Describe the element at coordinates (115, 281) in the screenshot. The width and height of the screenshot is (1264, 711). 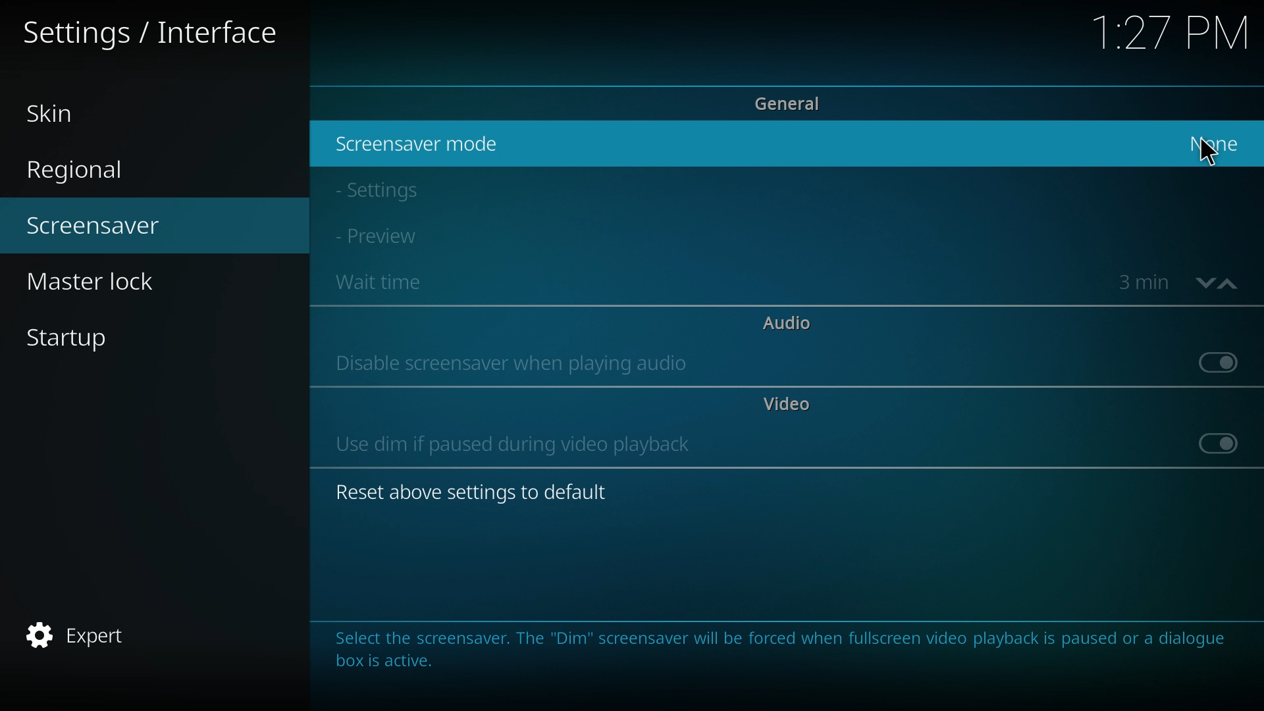
I see `master lock` at that location.